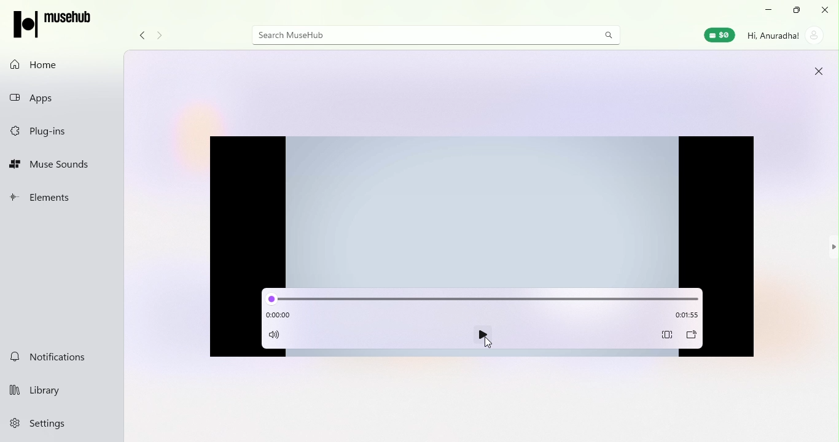 The width and height of the screenshot is (839, 442). I want to click on Elements, so click(62, 199).